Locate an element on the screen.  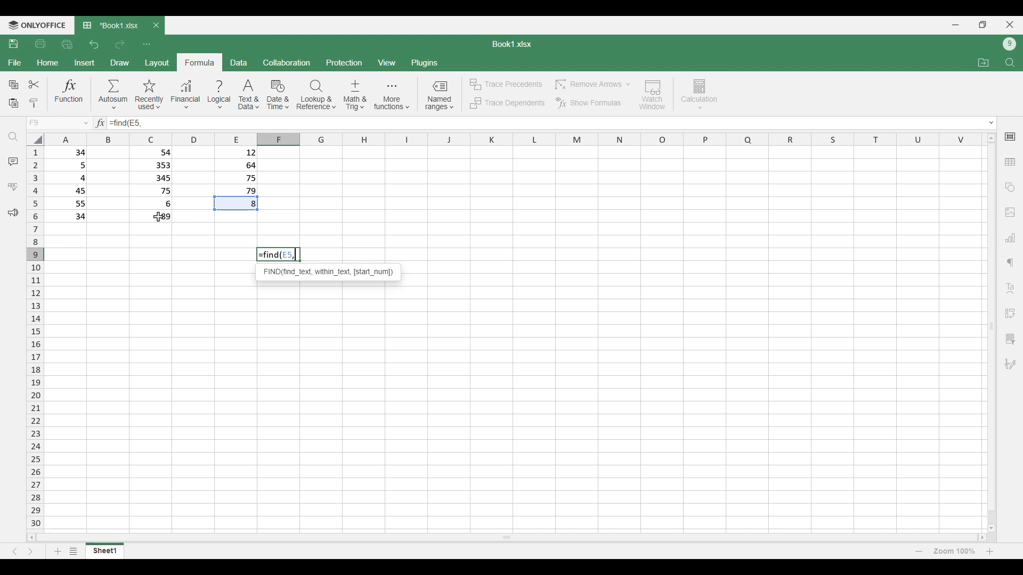
Find is located at coordinates (1010, 62).